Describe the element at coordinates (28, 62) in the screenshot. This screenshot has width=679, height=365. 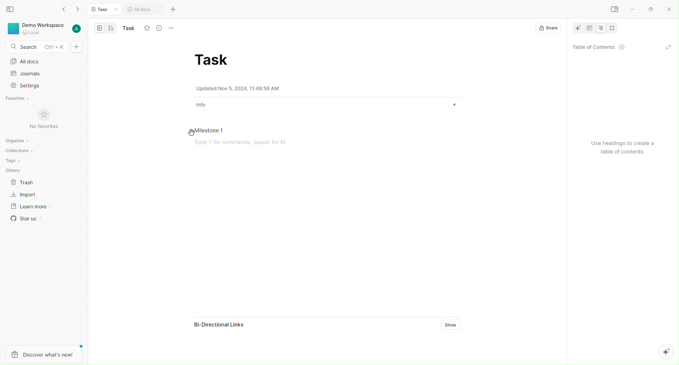
I see `All Docs` at that location.